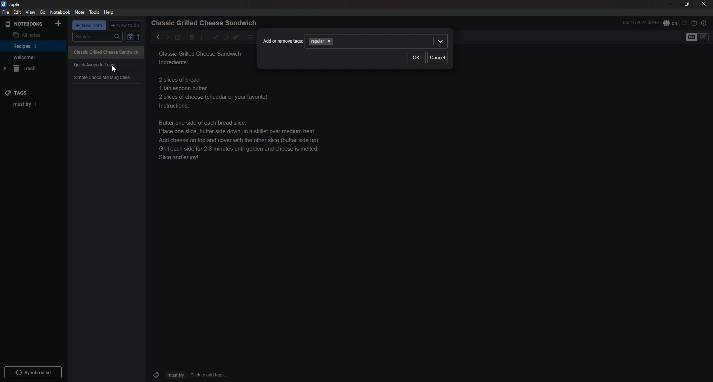 The height and width of the screenshot is (382, 713). I want to click on add notebook, so click(59, 23).